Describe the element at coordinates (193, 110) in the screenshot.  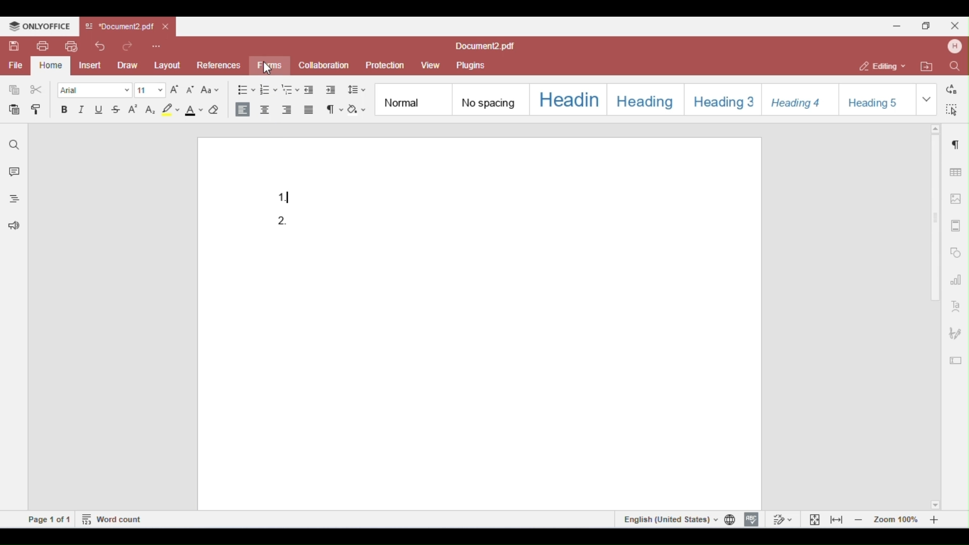
I see `font color` at that location.